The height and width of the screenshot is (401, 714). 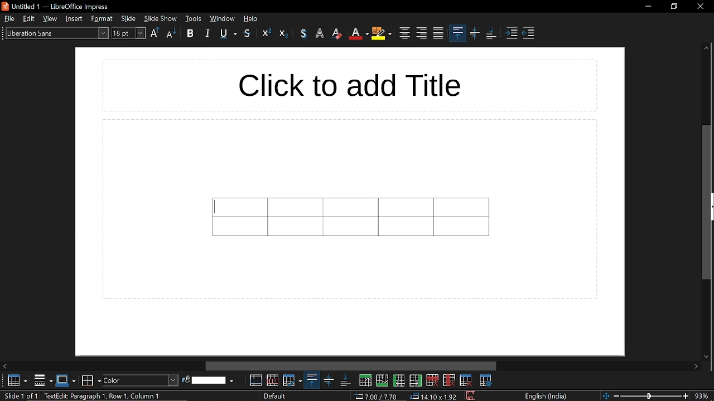 I want to click on bold, so click(x=190, y=33).